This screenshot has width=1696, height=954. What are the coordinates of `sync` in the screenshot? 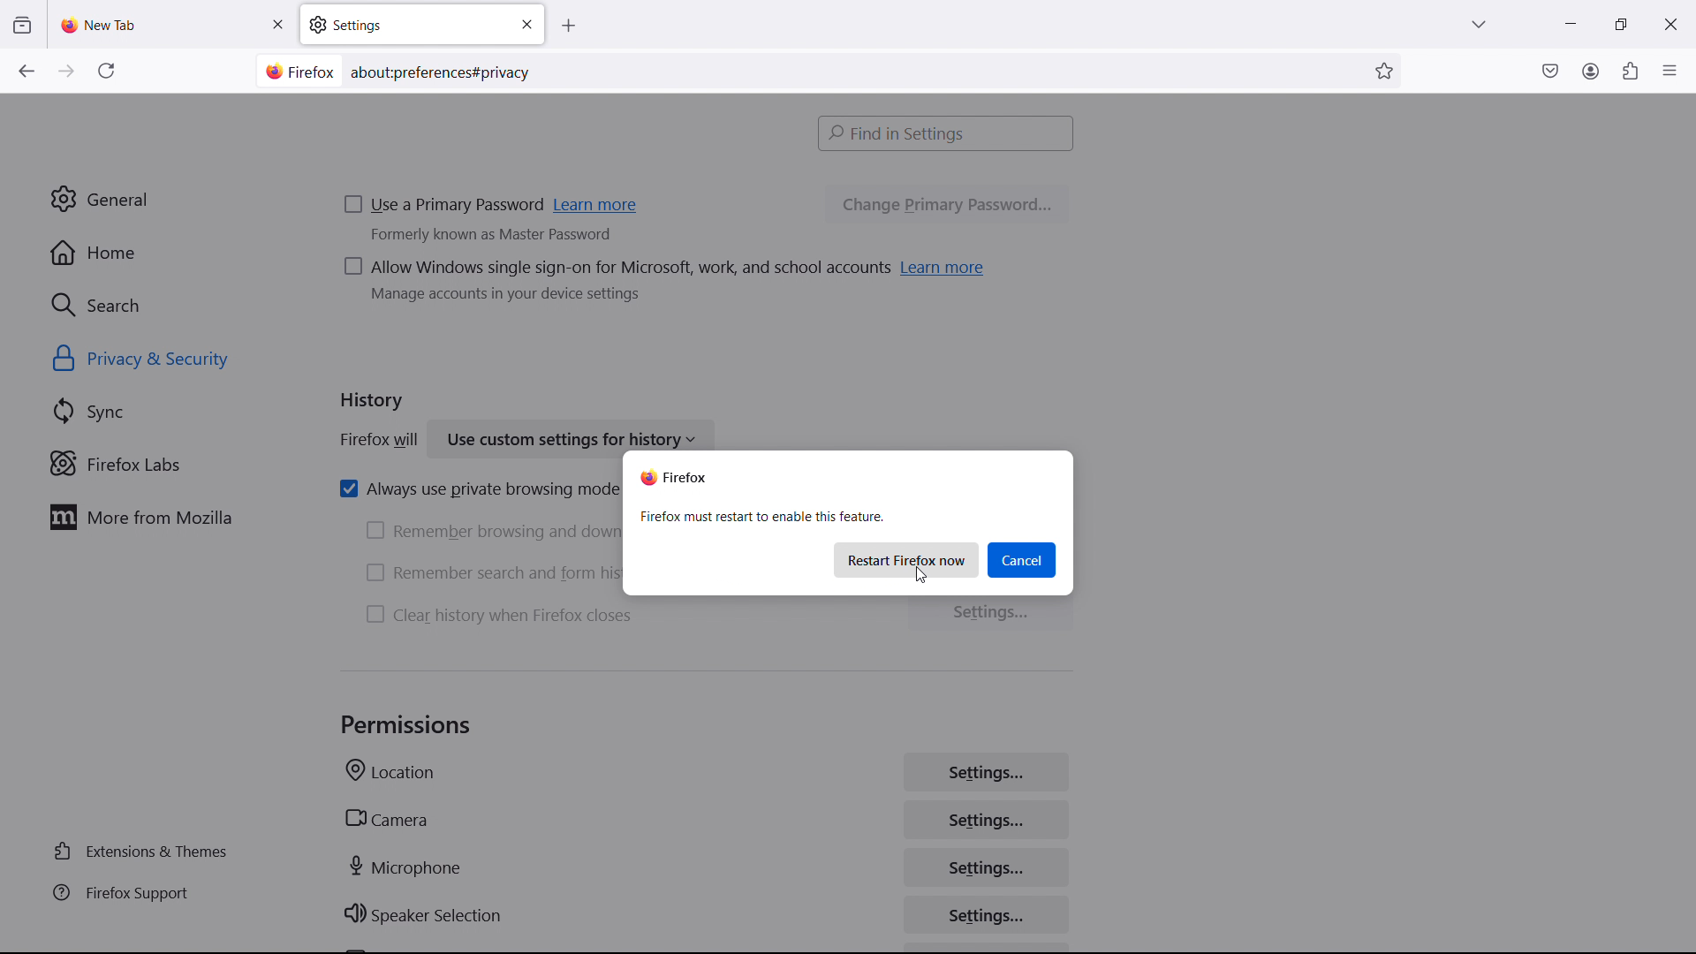 It's located at (173, 412).